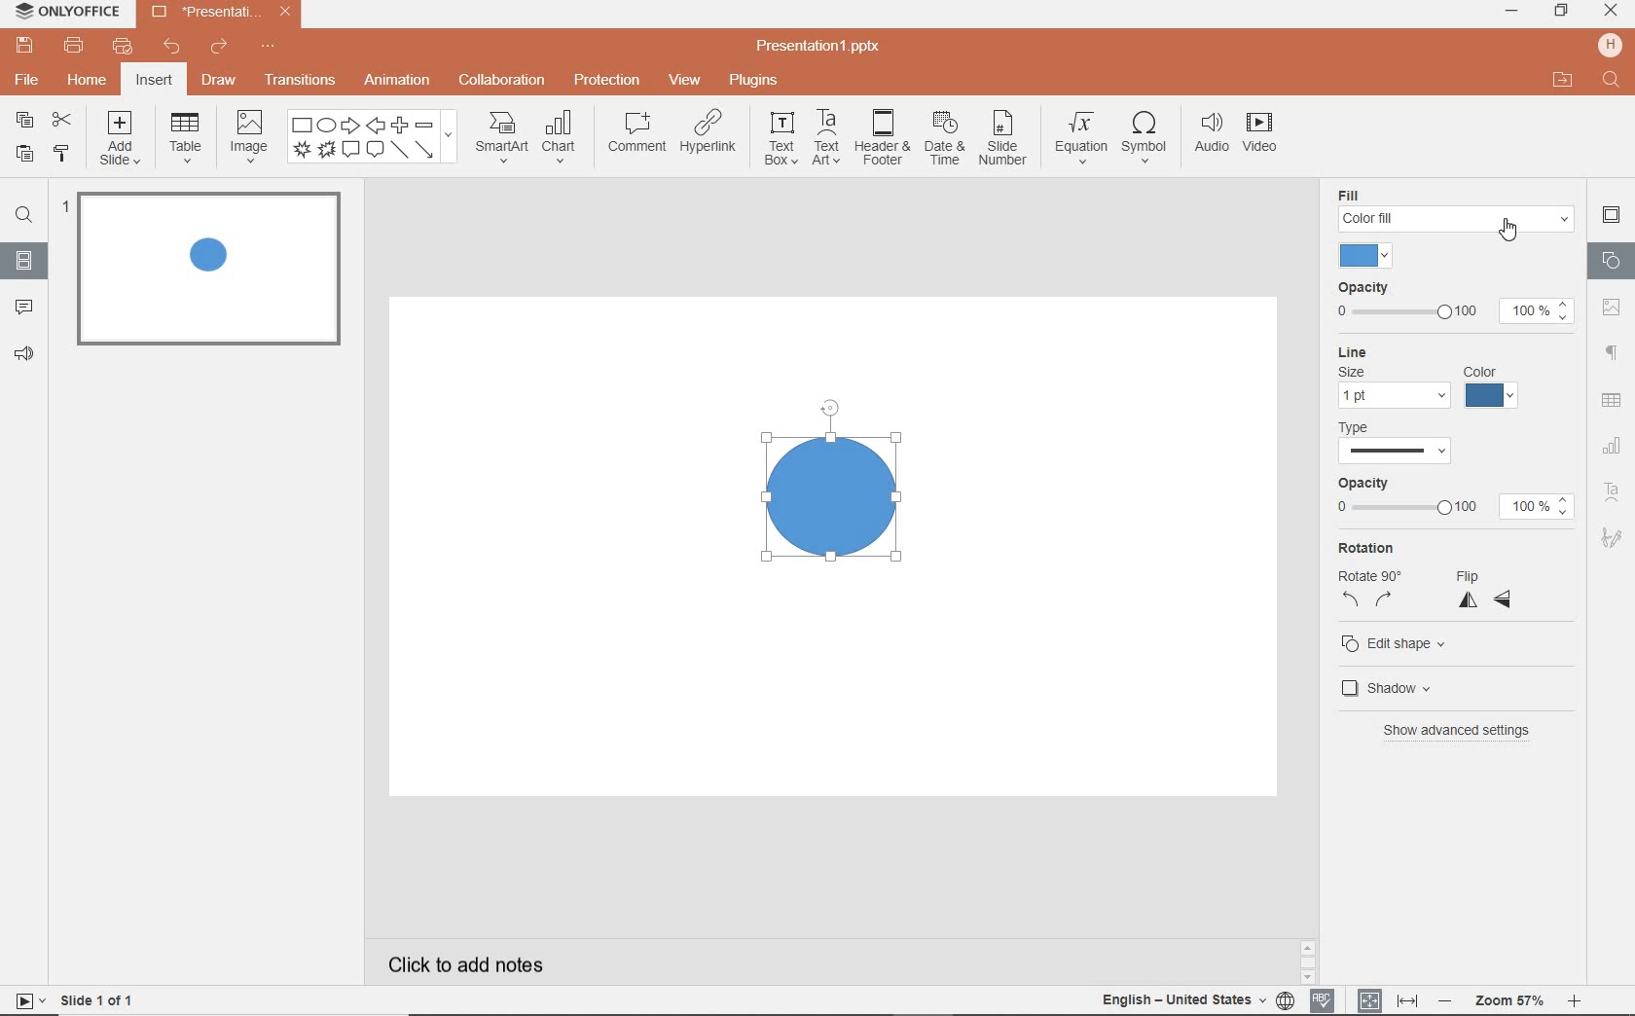 Image resolution: width=1635 pixels, height=1016 pixels. What do you see at coordinates (1496, 388) in the screenshot?
I see `color` at bounding box center [1496, 388].